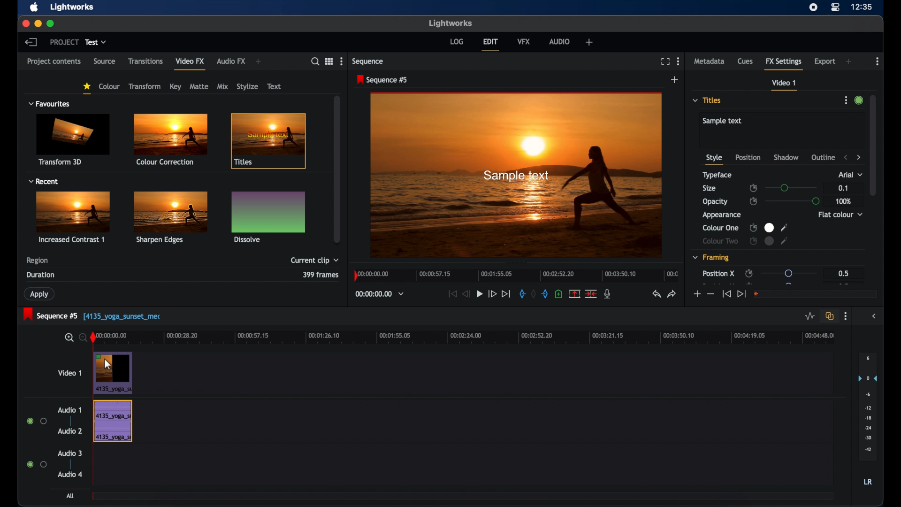 The image size is (901, 507). What do you see at coordinates (678, 61) in the screenshot?
I see `more options` at bounding box center [678, 61].